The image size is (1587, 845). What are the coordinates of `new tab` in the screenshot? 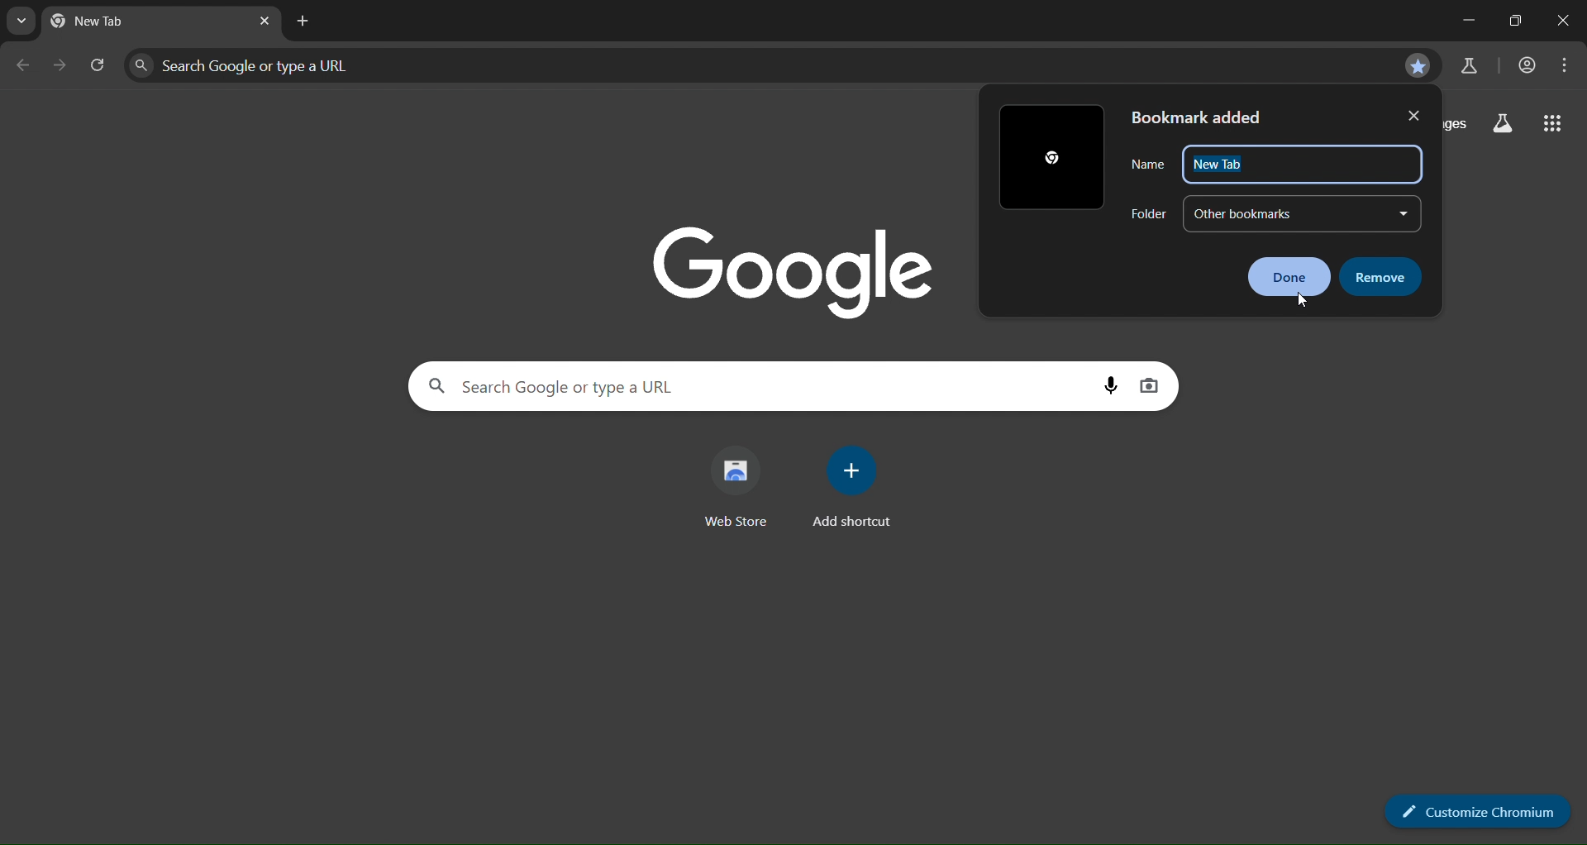 It's located at (309, 25).